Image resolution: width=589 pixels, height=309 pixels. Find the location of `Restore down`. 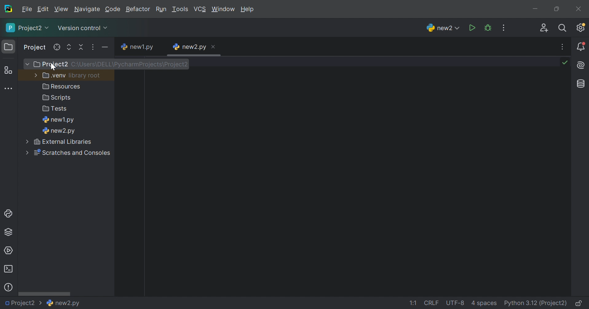

Restore down is located at coordinates (555, 10).